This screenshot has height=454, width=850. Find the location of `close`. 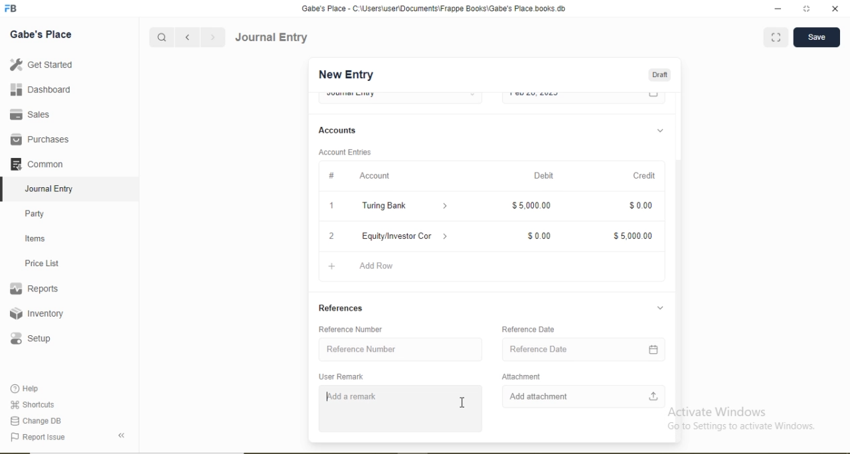

close is located at coordinates (836, 9).